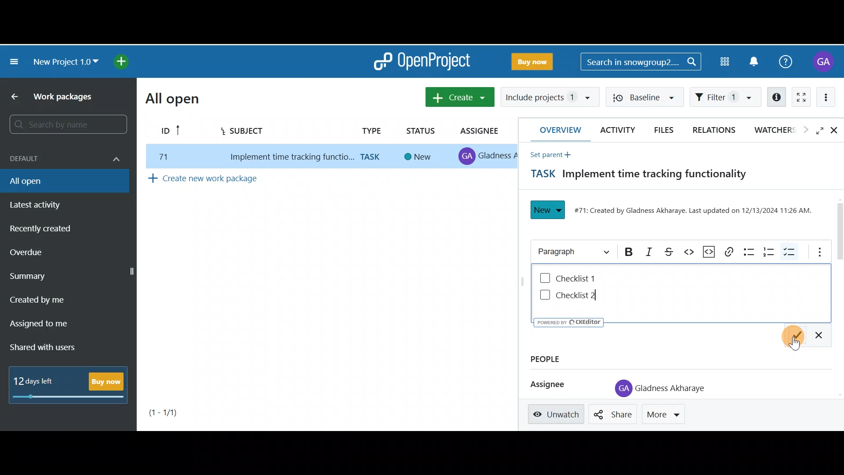 Image resolution: width=844 pixels, height=475 pixels. Describe the element at coordinates (672, 389) in the screenshot. I see `Gladness Akharaye` at that location.